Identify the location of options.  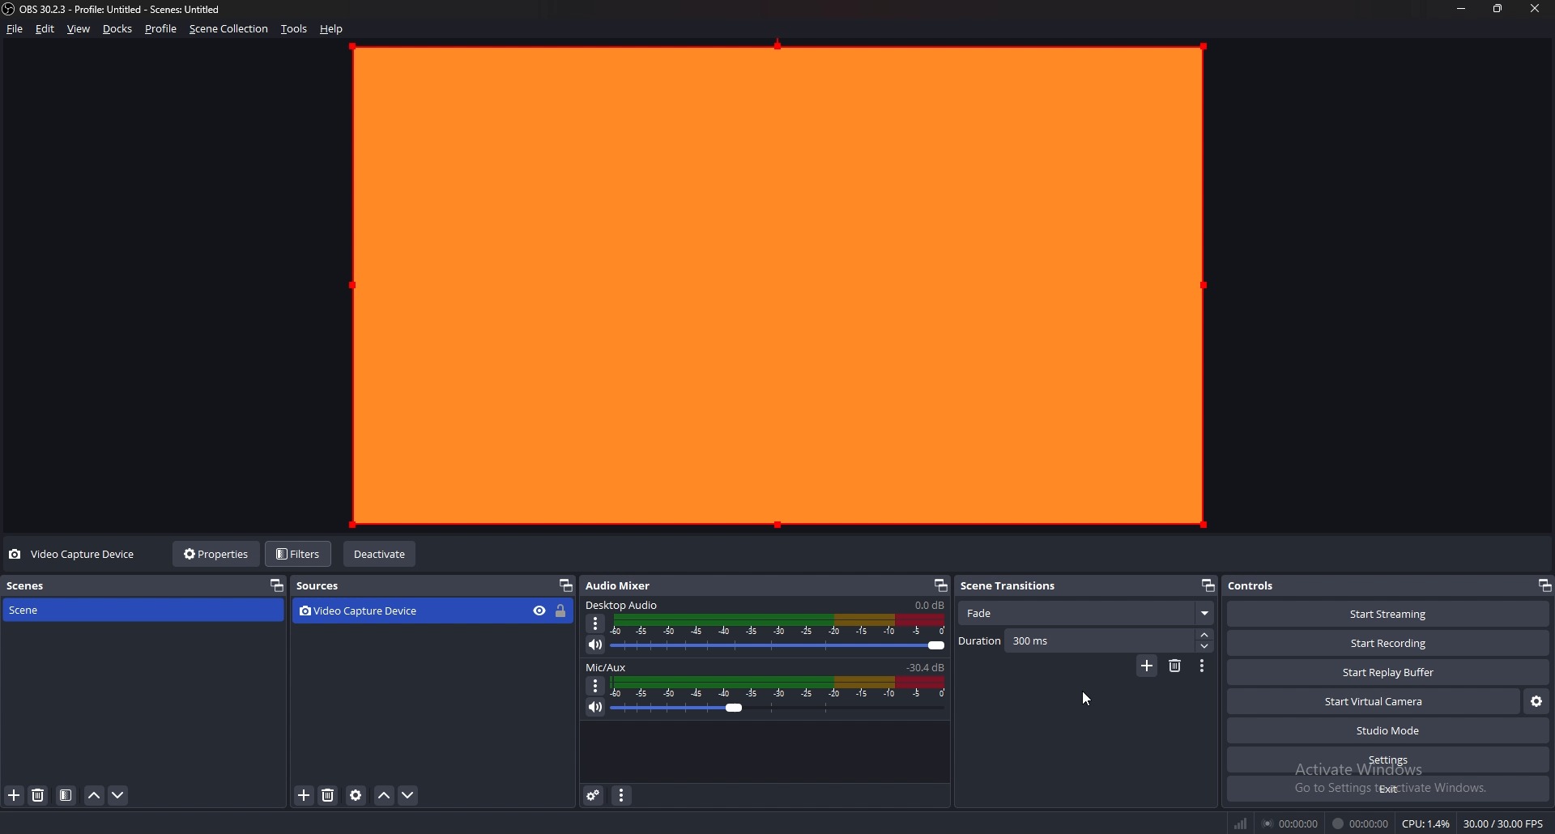
(597, 686).